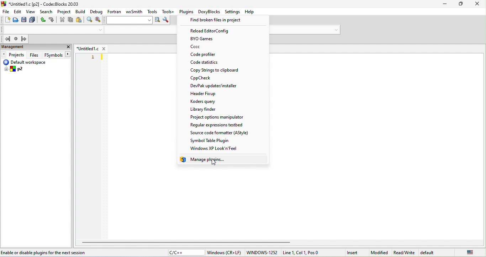  Describe the element at coordinates (223, 125) in the screenshot. I see `regular expressions testbed` at that location.